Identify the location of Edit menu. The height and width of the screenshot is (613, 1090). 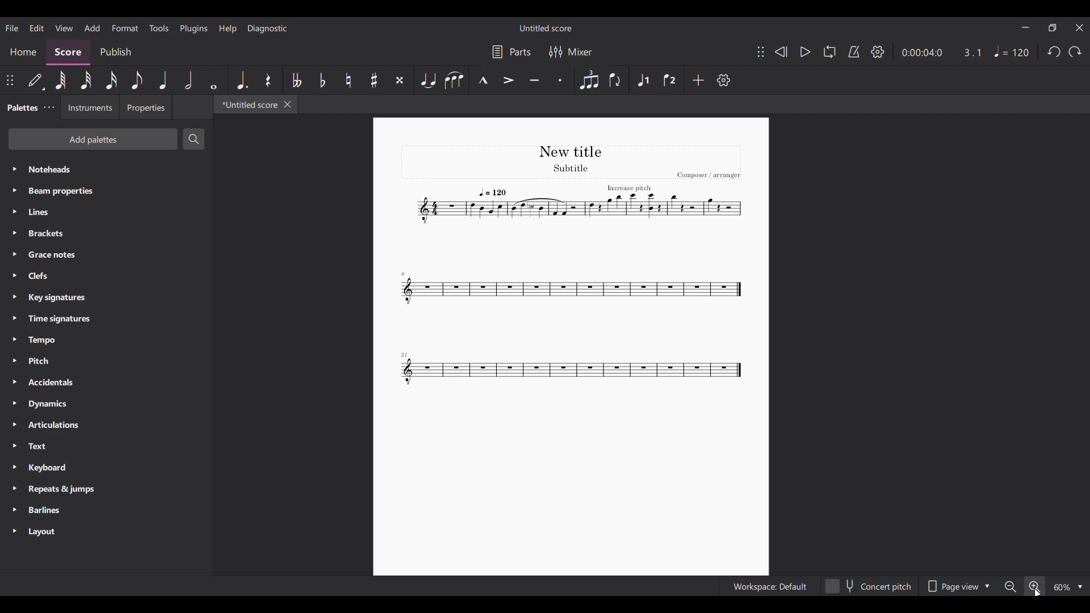
(37, 28).